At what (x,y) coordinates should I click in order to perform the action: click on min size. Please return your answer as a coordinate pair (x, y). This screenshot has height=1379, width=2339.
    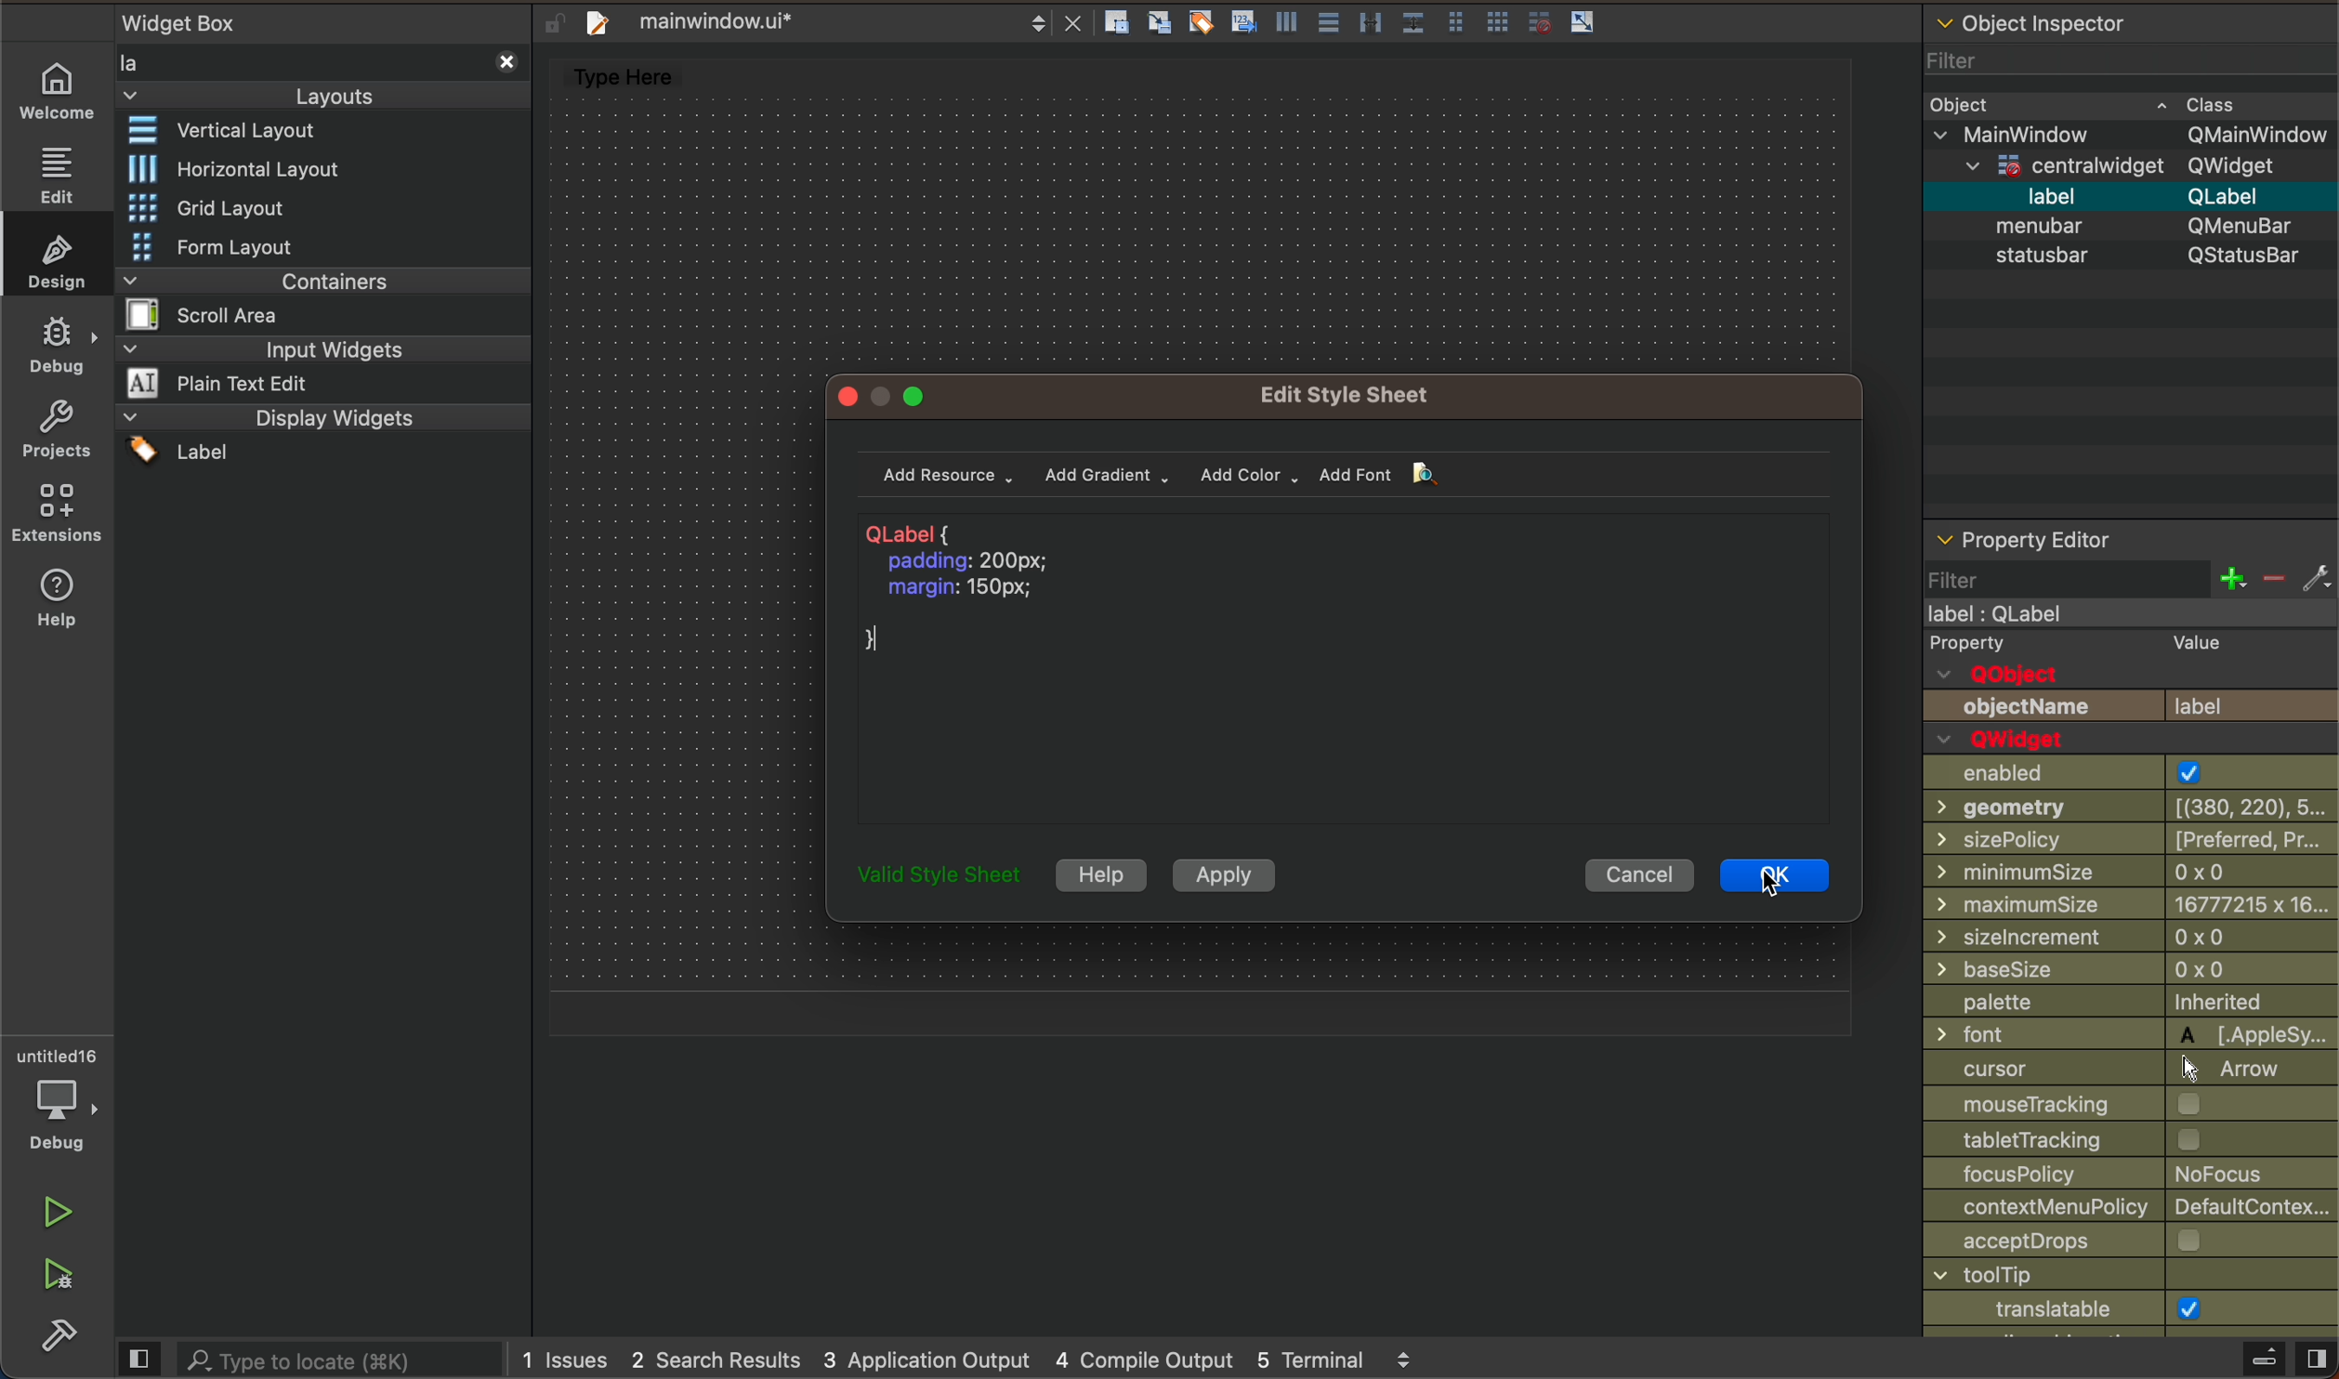
    Looking at the image, I should click on (2133, 870).